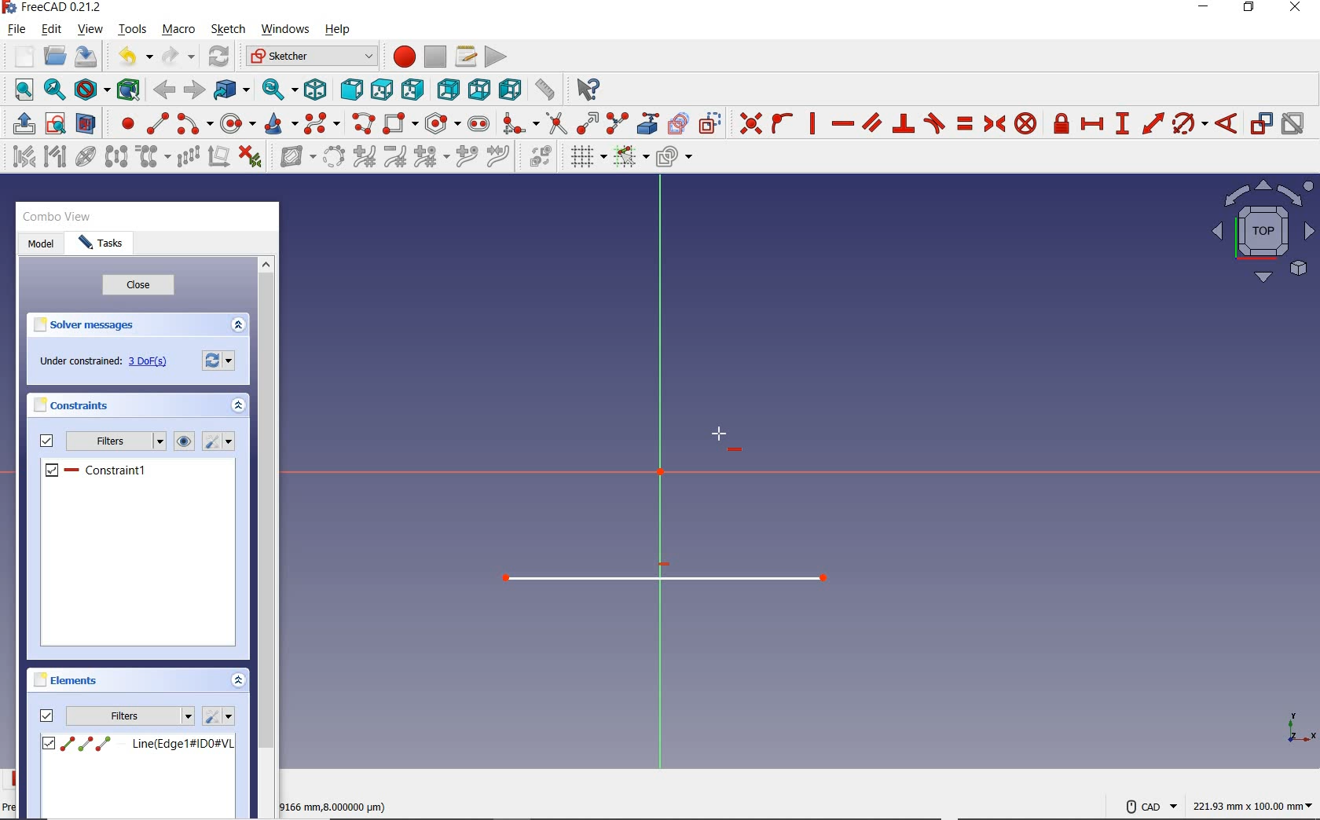 The image size is (1320, 820). I want to click on EXTEND EDGE, so click(587, 121).